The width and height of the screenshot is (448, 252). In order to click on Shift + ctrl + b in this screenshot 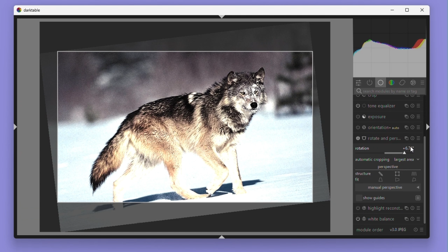, I will do `click(222, 237)`.